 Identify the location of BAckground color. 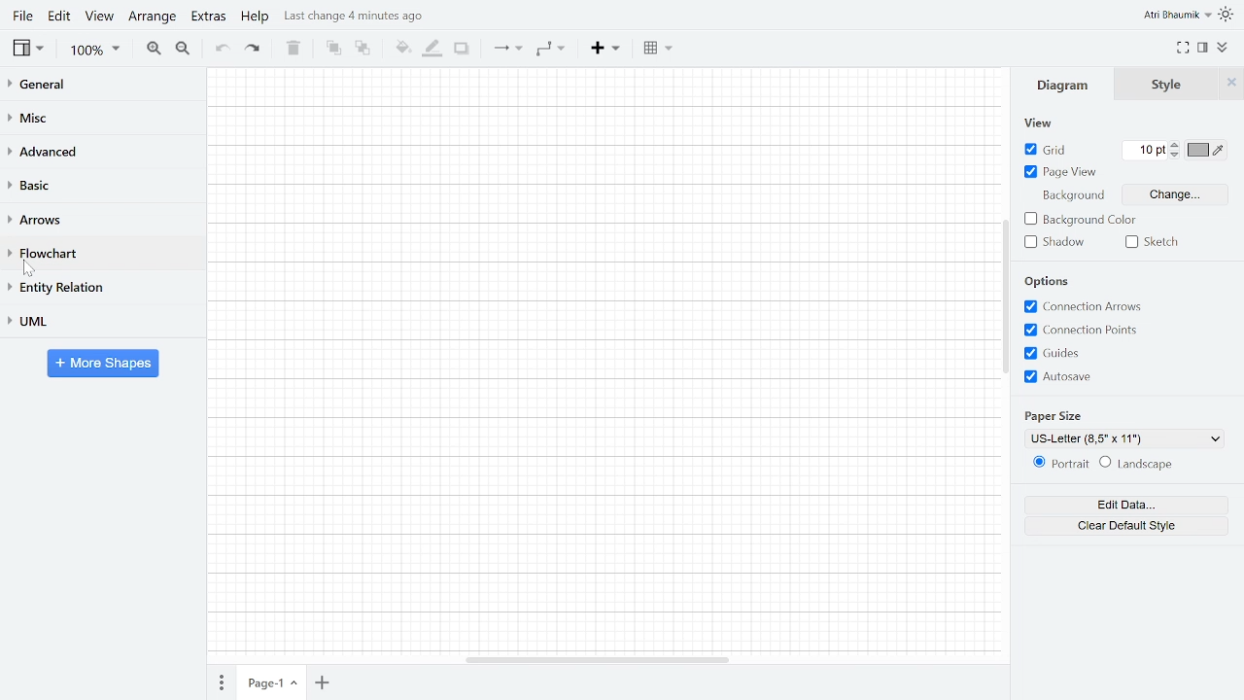
(1079, 220).